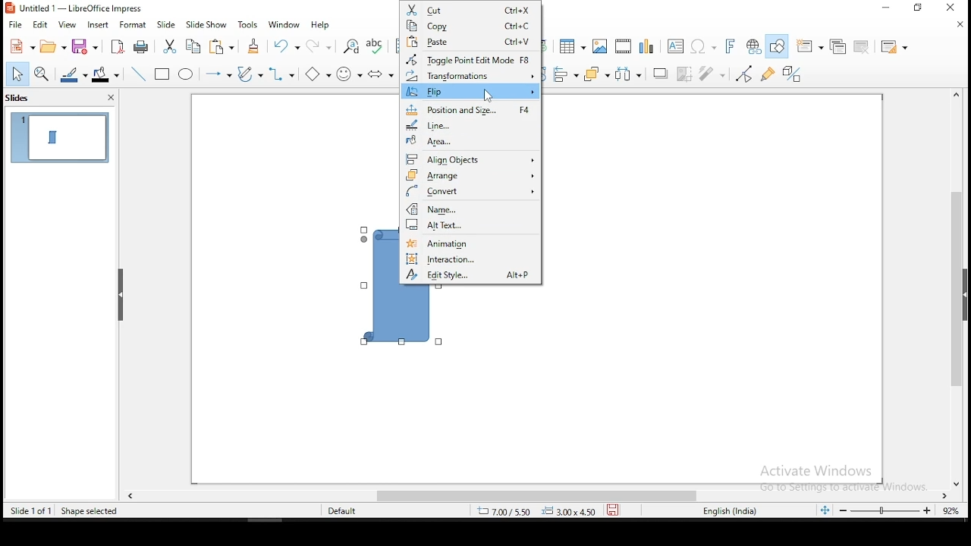 This screenshot has width=971, height=546. What do you see at coordinates (17, 74) in the screenshot?
I see `select tool` at bounding box center [17, 74].